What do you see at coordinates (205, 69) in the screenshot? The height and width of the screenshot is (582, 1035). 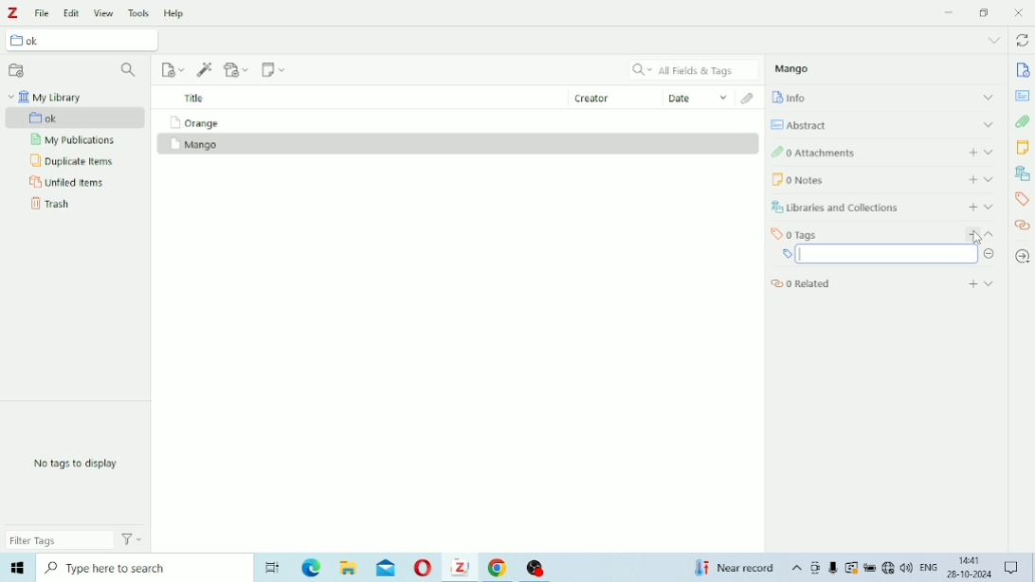 I see `Add Item (s) by Identifier` at bounding box center [205, 69].